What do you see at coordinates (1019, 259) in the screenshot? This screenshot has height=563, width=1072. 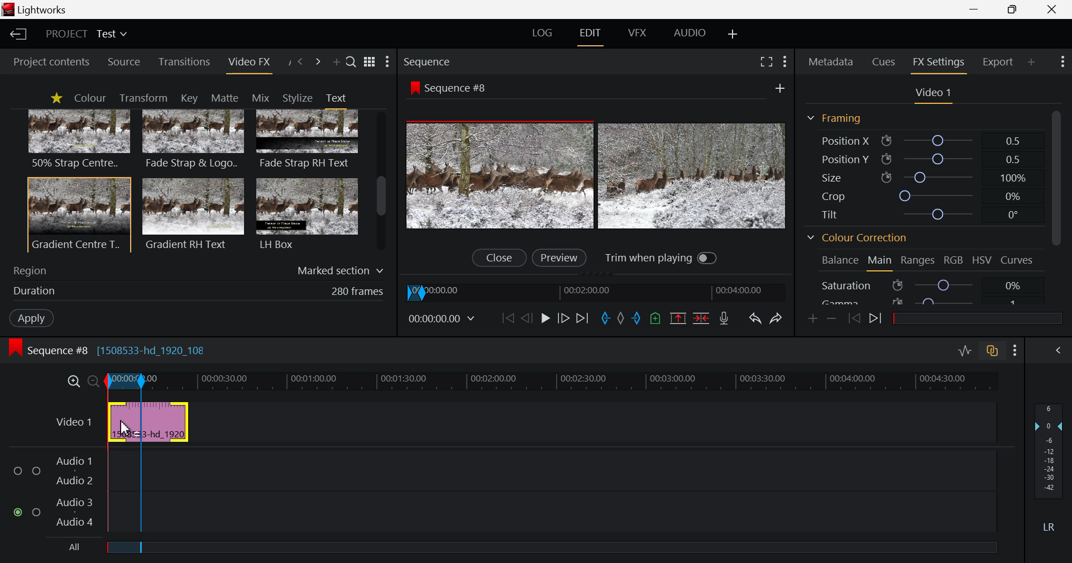 I see `Curves` at bounding box center [1019, 259].